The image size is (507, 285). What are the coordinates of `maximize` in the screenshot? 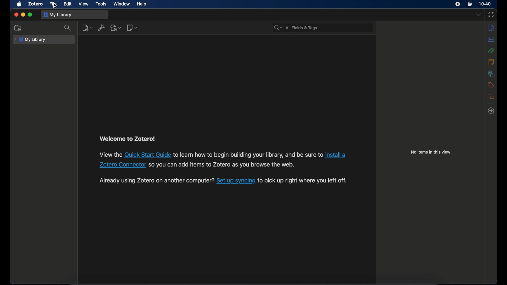 It's located at (30, 15).